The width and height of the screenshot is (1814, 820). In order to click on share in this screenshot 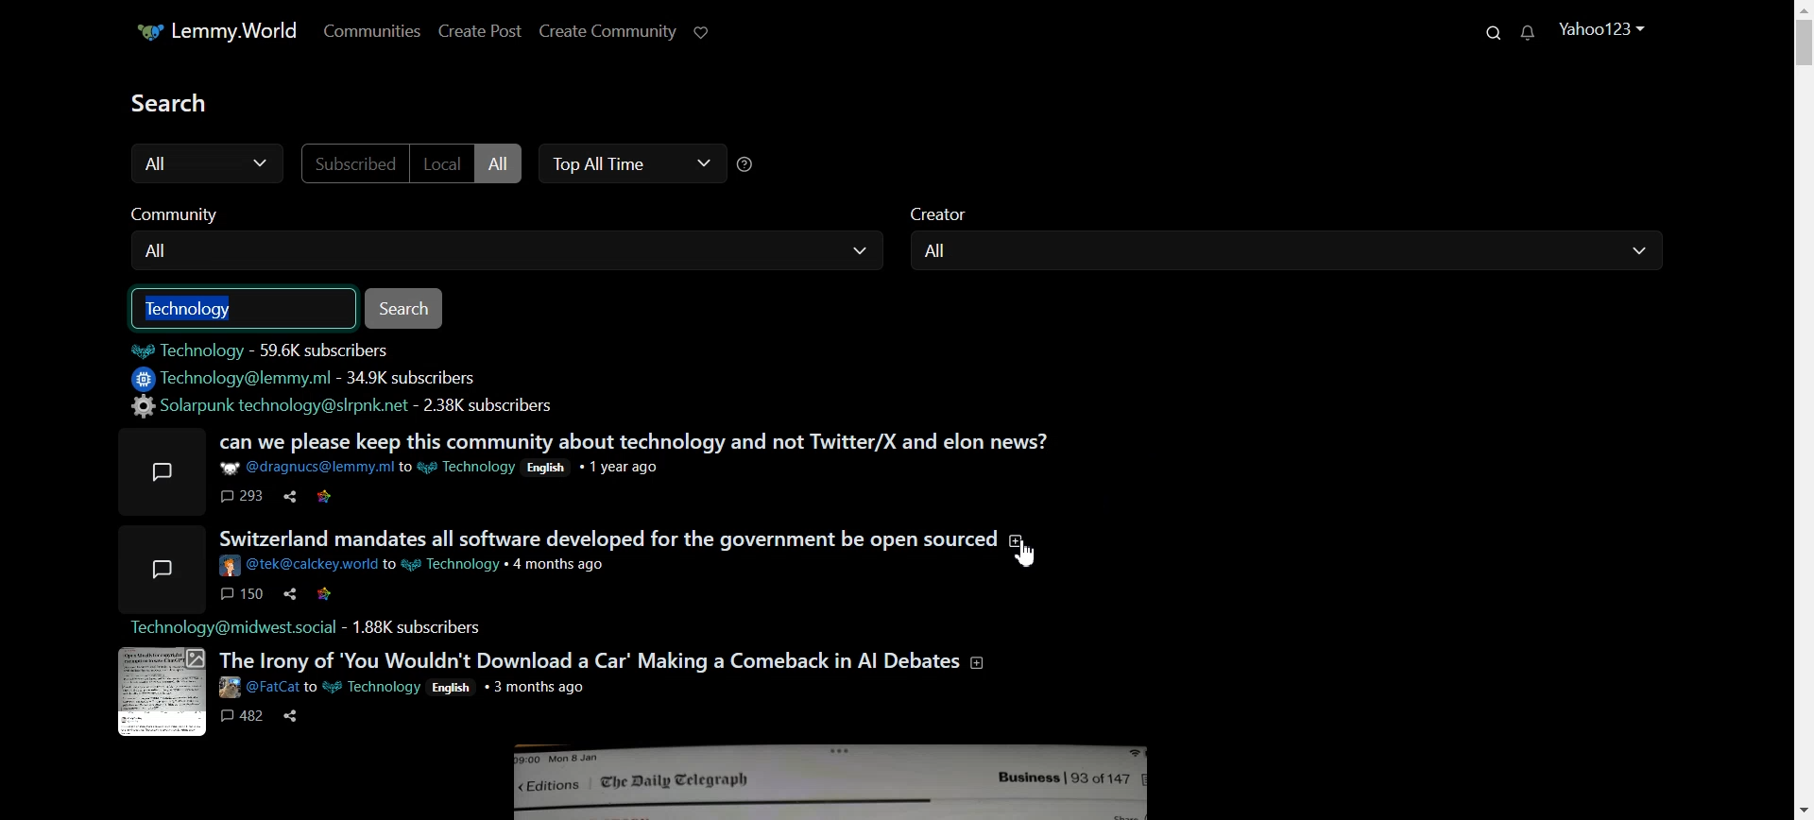, I will do `click(290, 716)`.